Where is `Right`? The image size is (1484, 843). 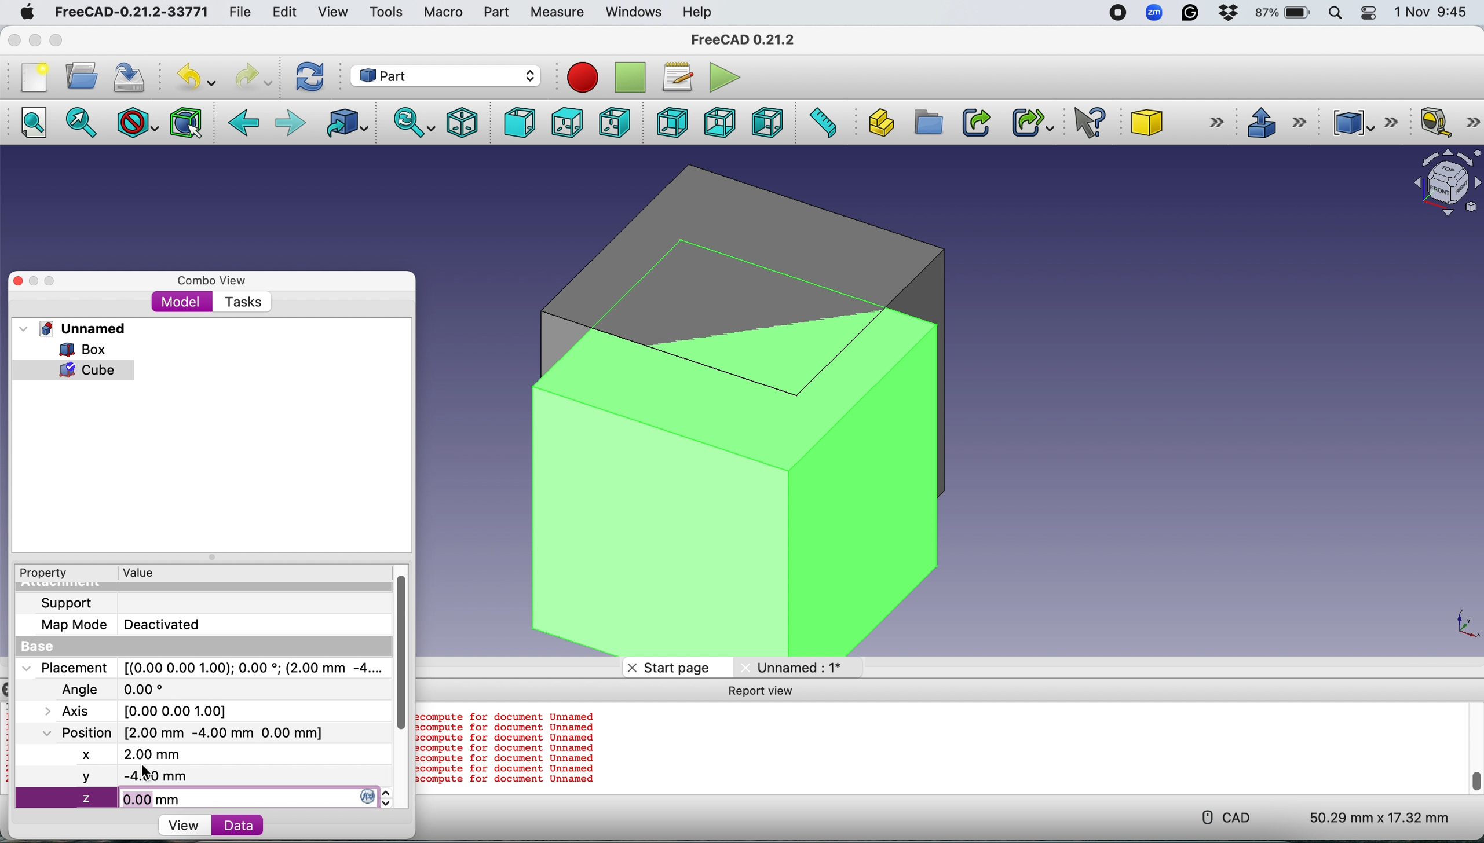 Right is located at coordinates (615, 124).